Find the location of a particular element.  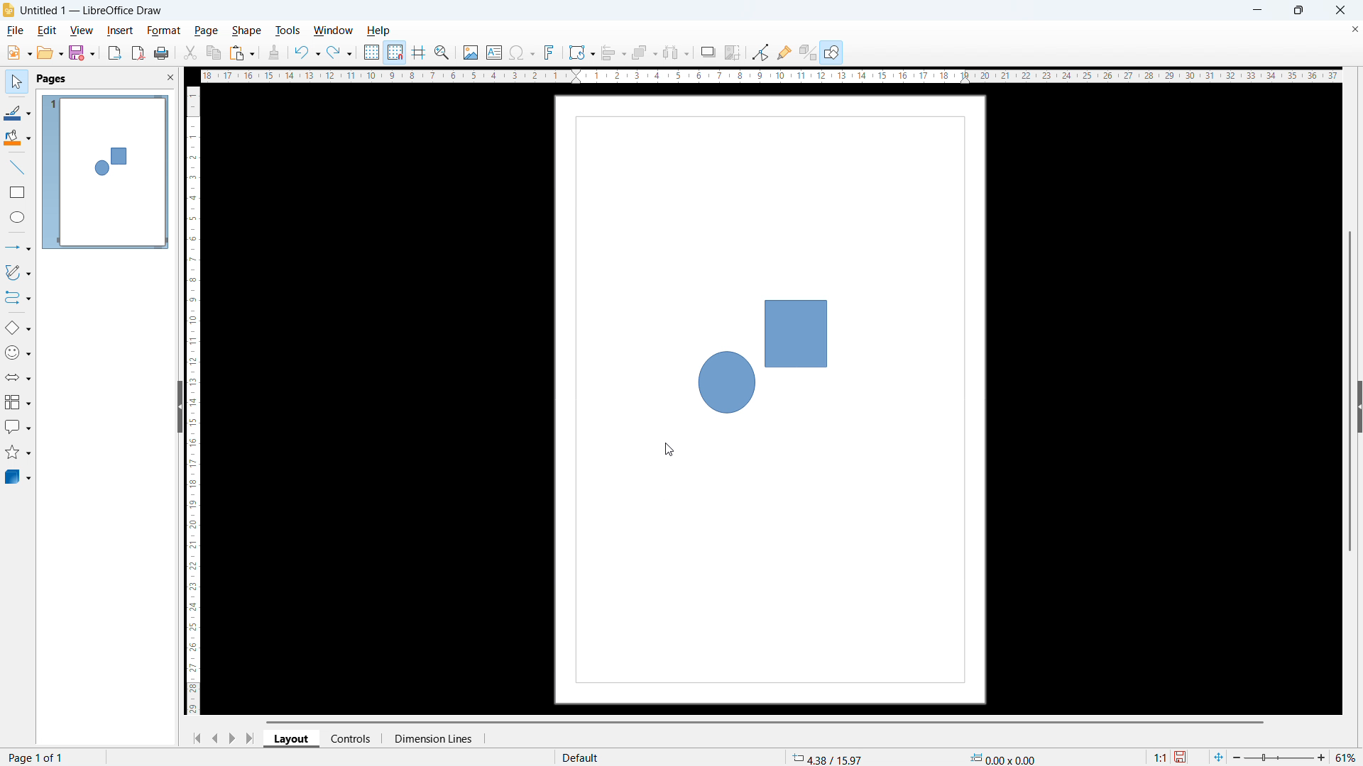

hide pane is located at coordinates (180, 406).